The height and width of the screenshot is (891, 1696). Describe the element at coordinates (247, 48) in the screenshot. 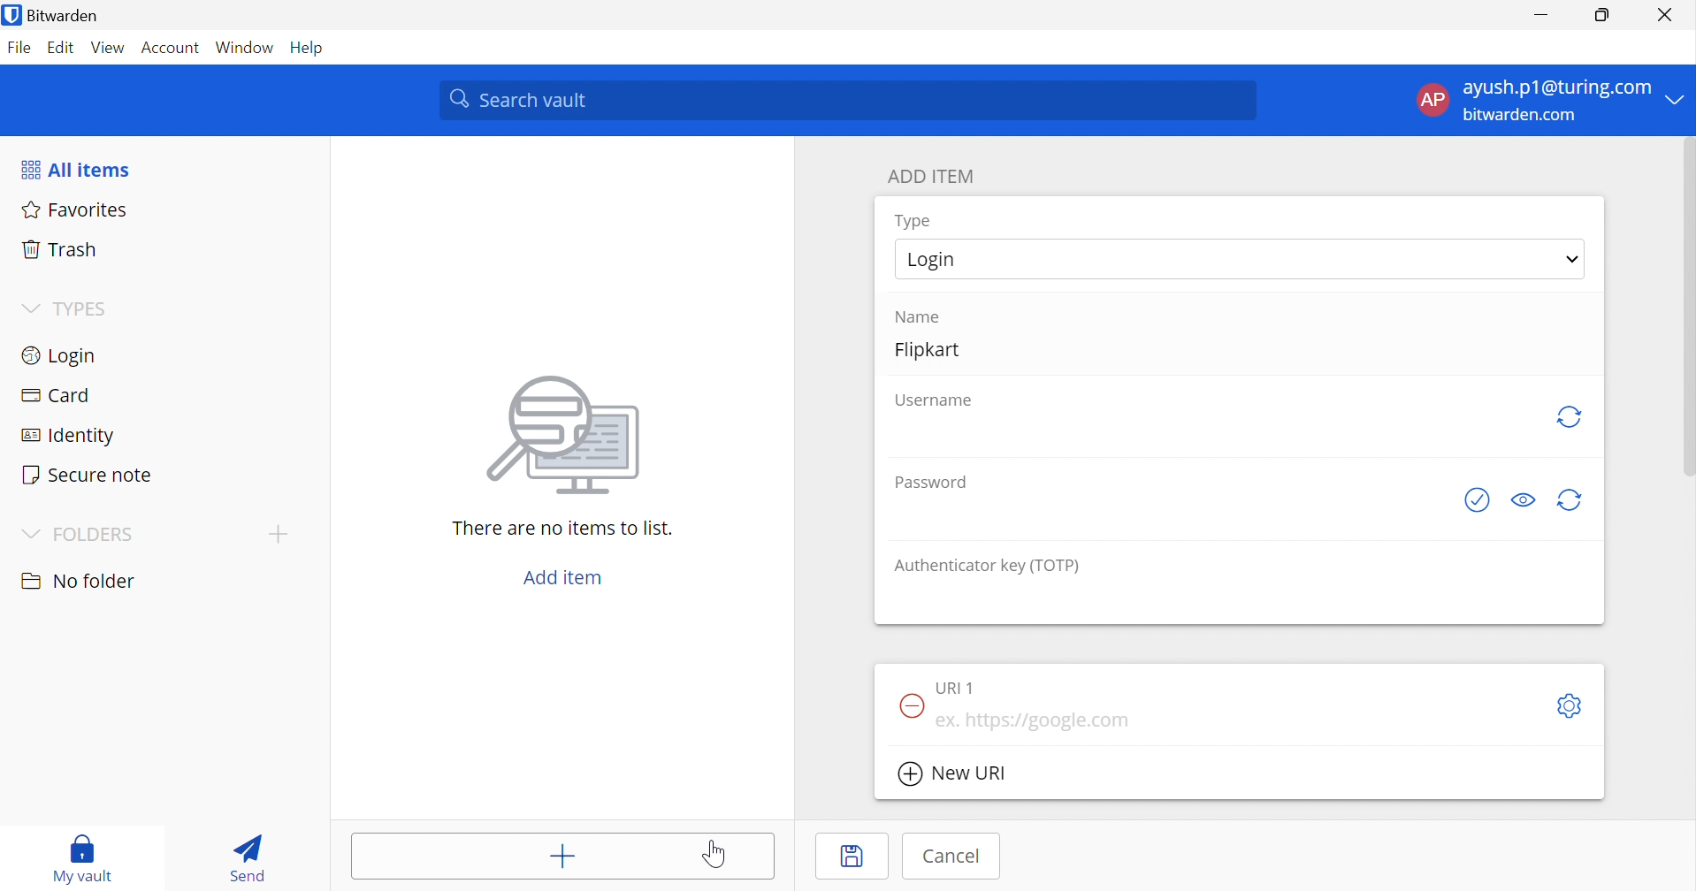

I see `Windows` at that location.